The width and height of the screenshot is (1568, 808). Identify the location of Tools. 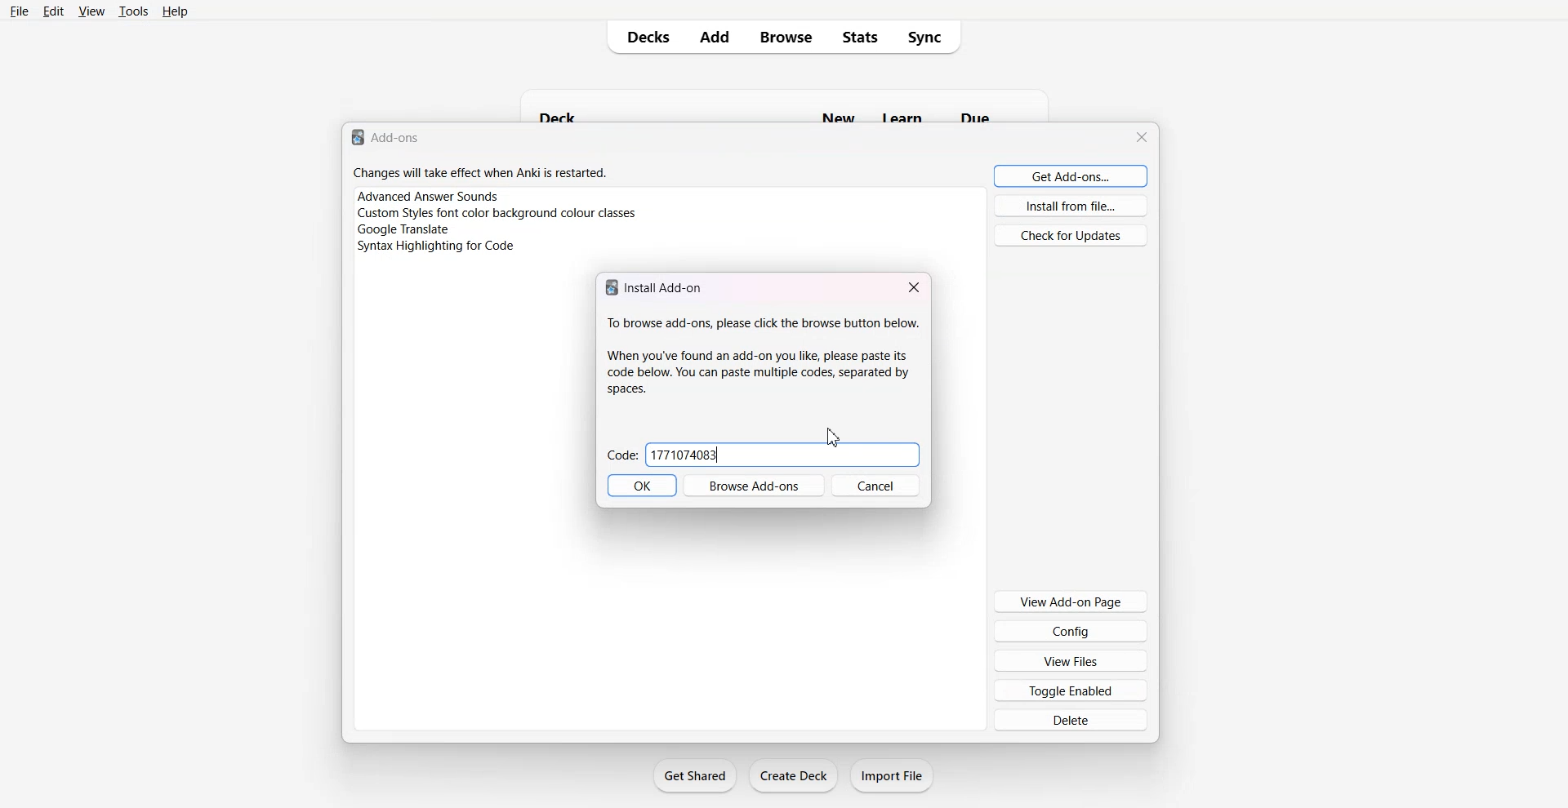
(133, 11).